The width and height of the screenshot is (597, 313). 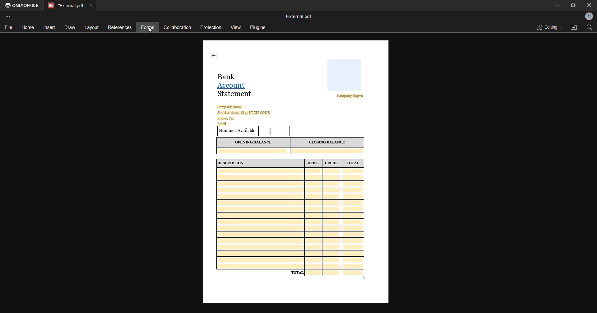 I want to click on protection, so click(x=211, y=28).